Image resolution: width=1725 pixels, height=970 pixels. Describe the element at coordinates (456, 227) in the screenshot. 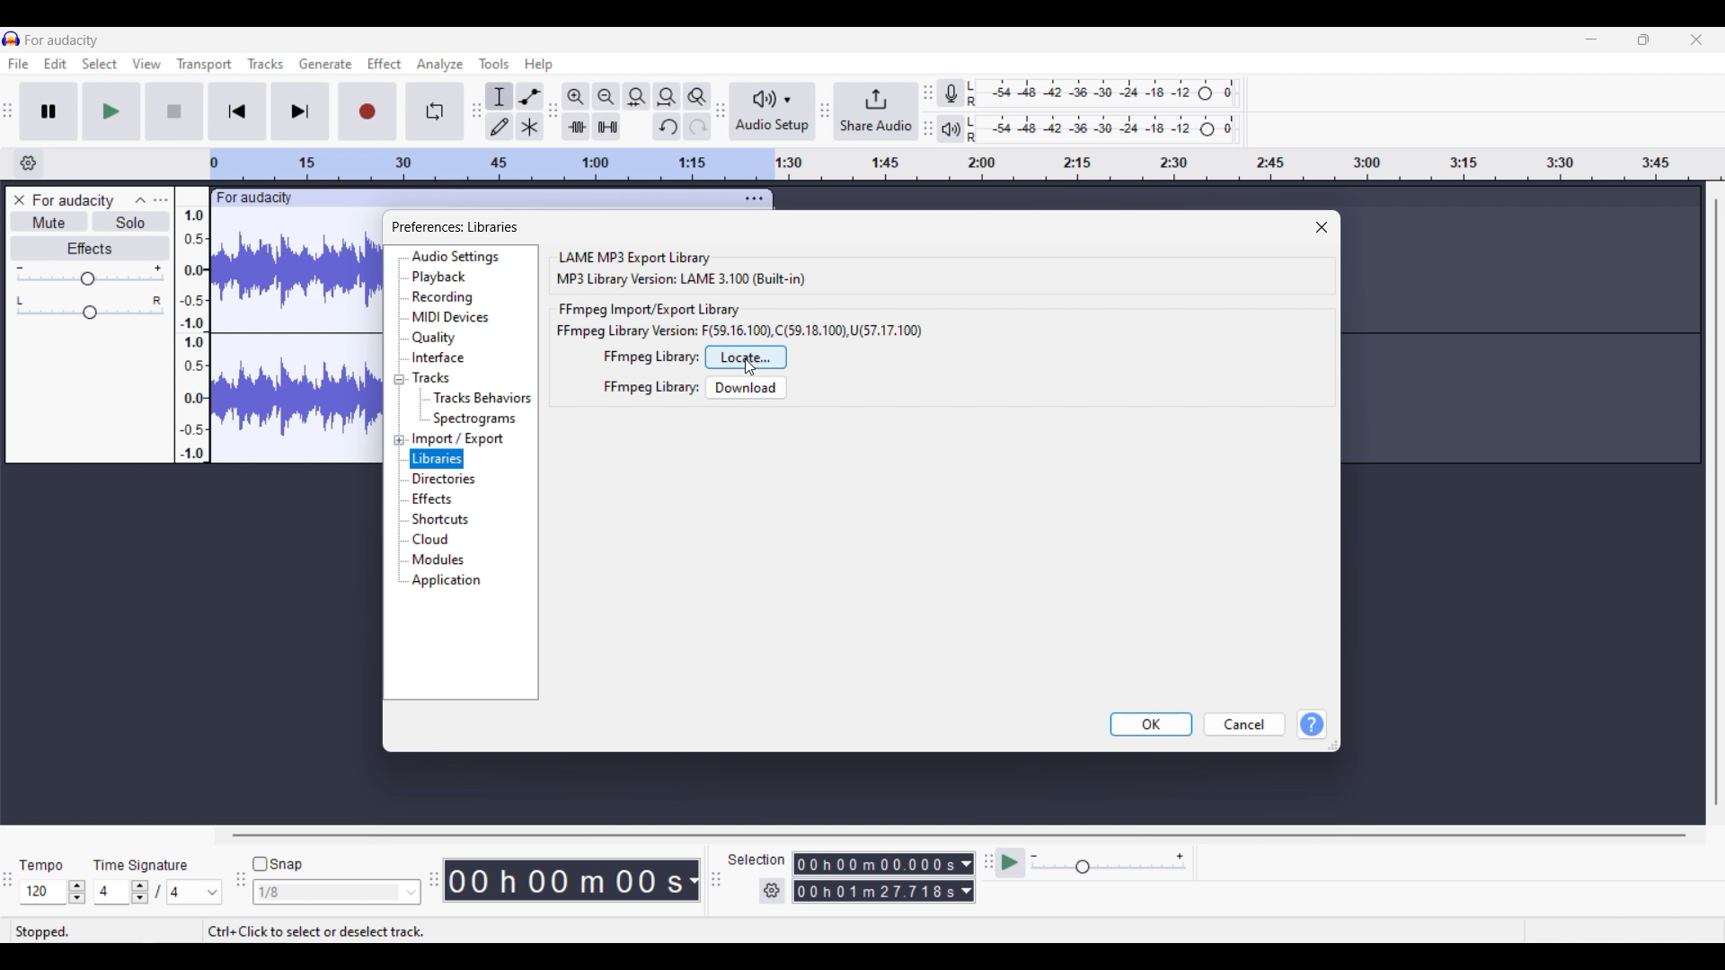

I see `preferences: libraries` at that location.